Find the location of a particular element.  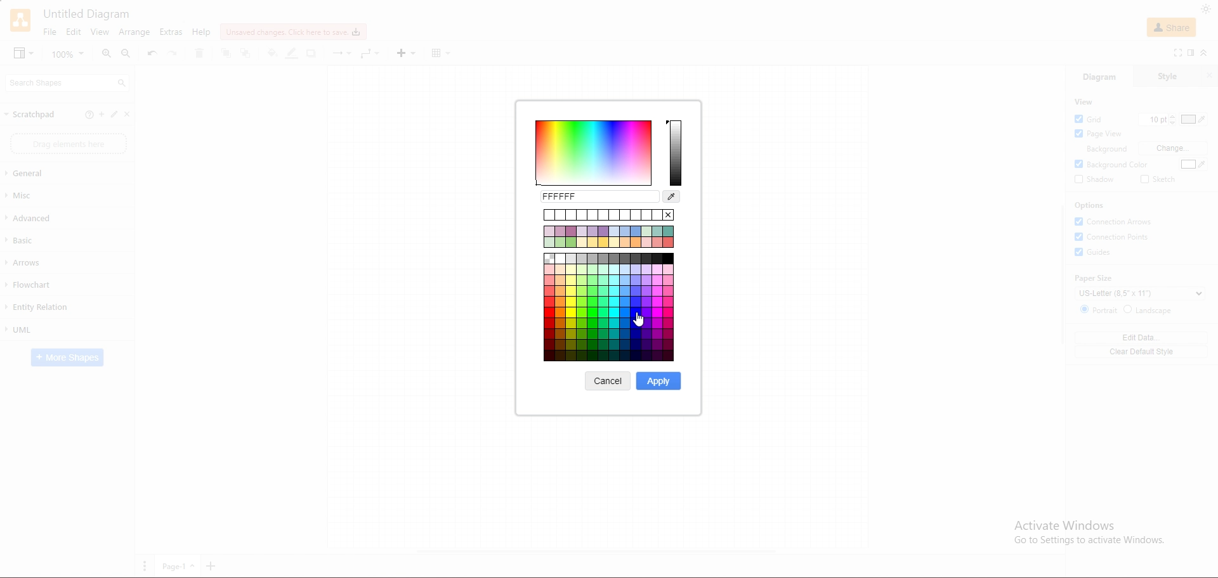

waterdrop is located at coordinates (671, 197).